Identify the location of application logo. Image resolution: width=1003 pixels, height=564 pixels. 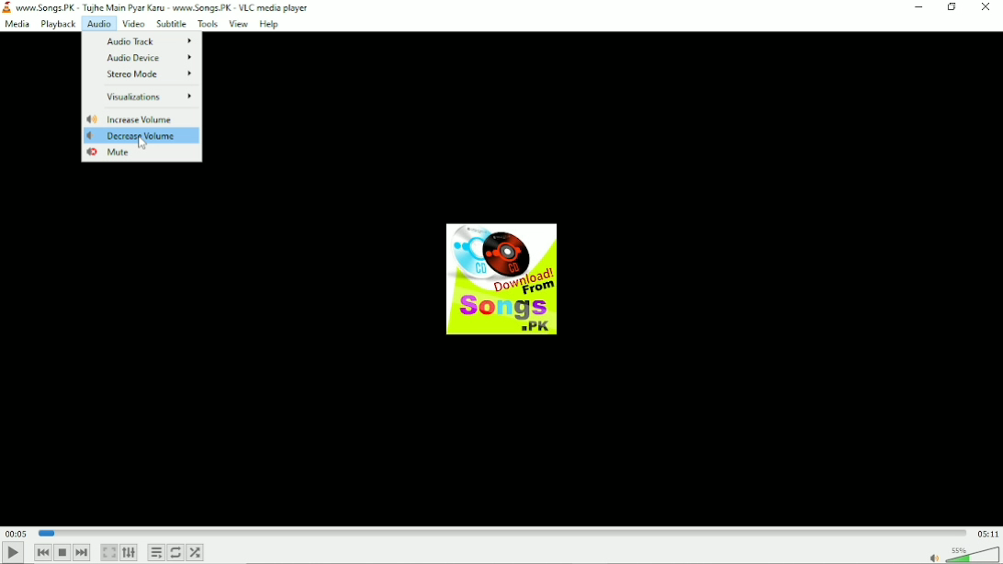
(7, 8).